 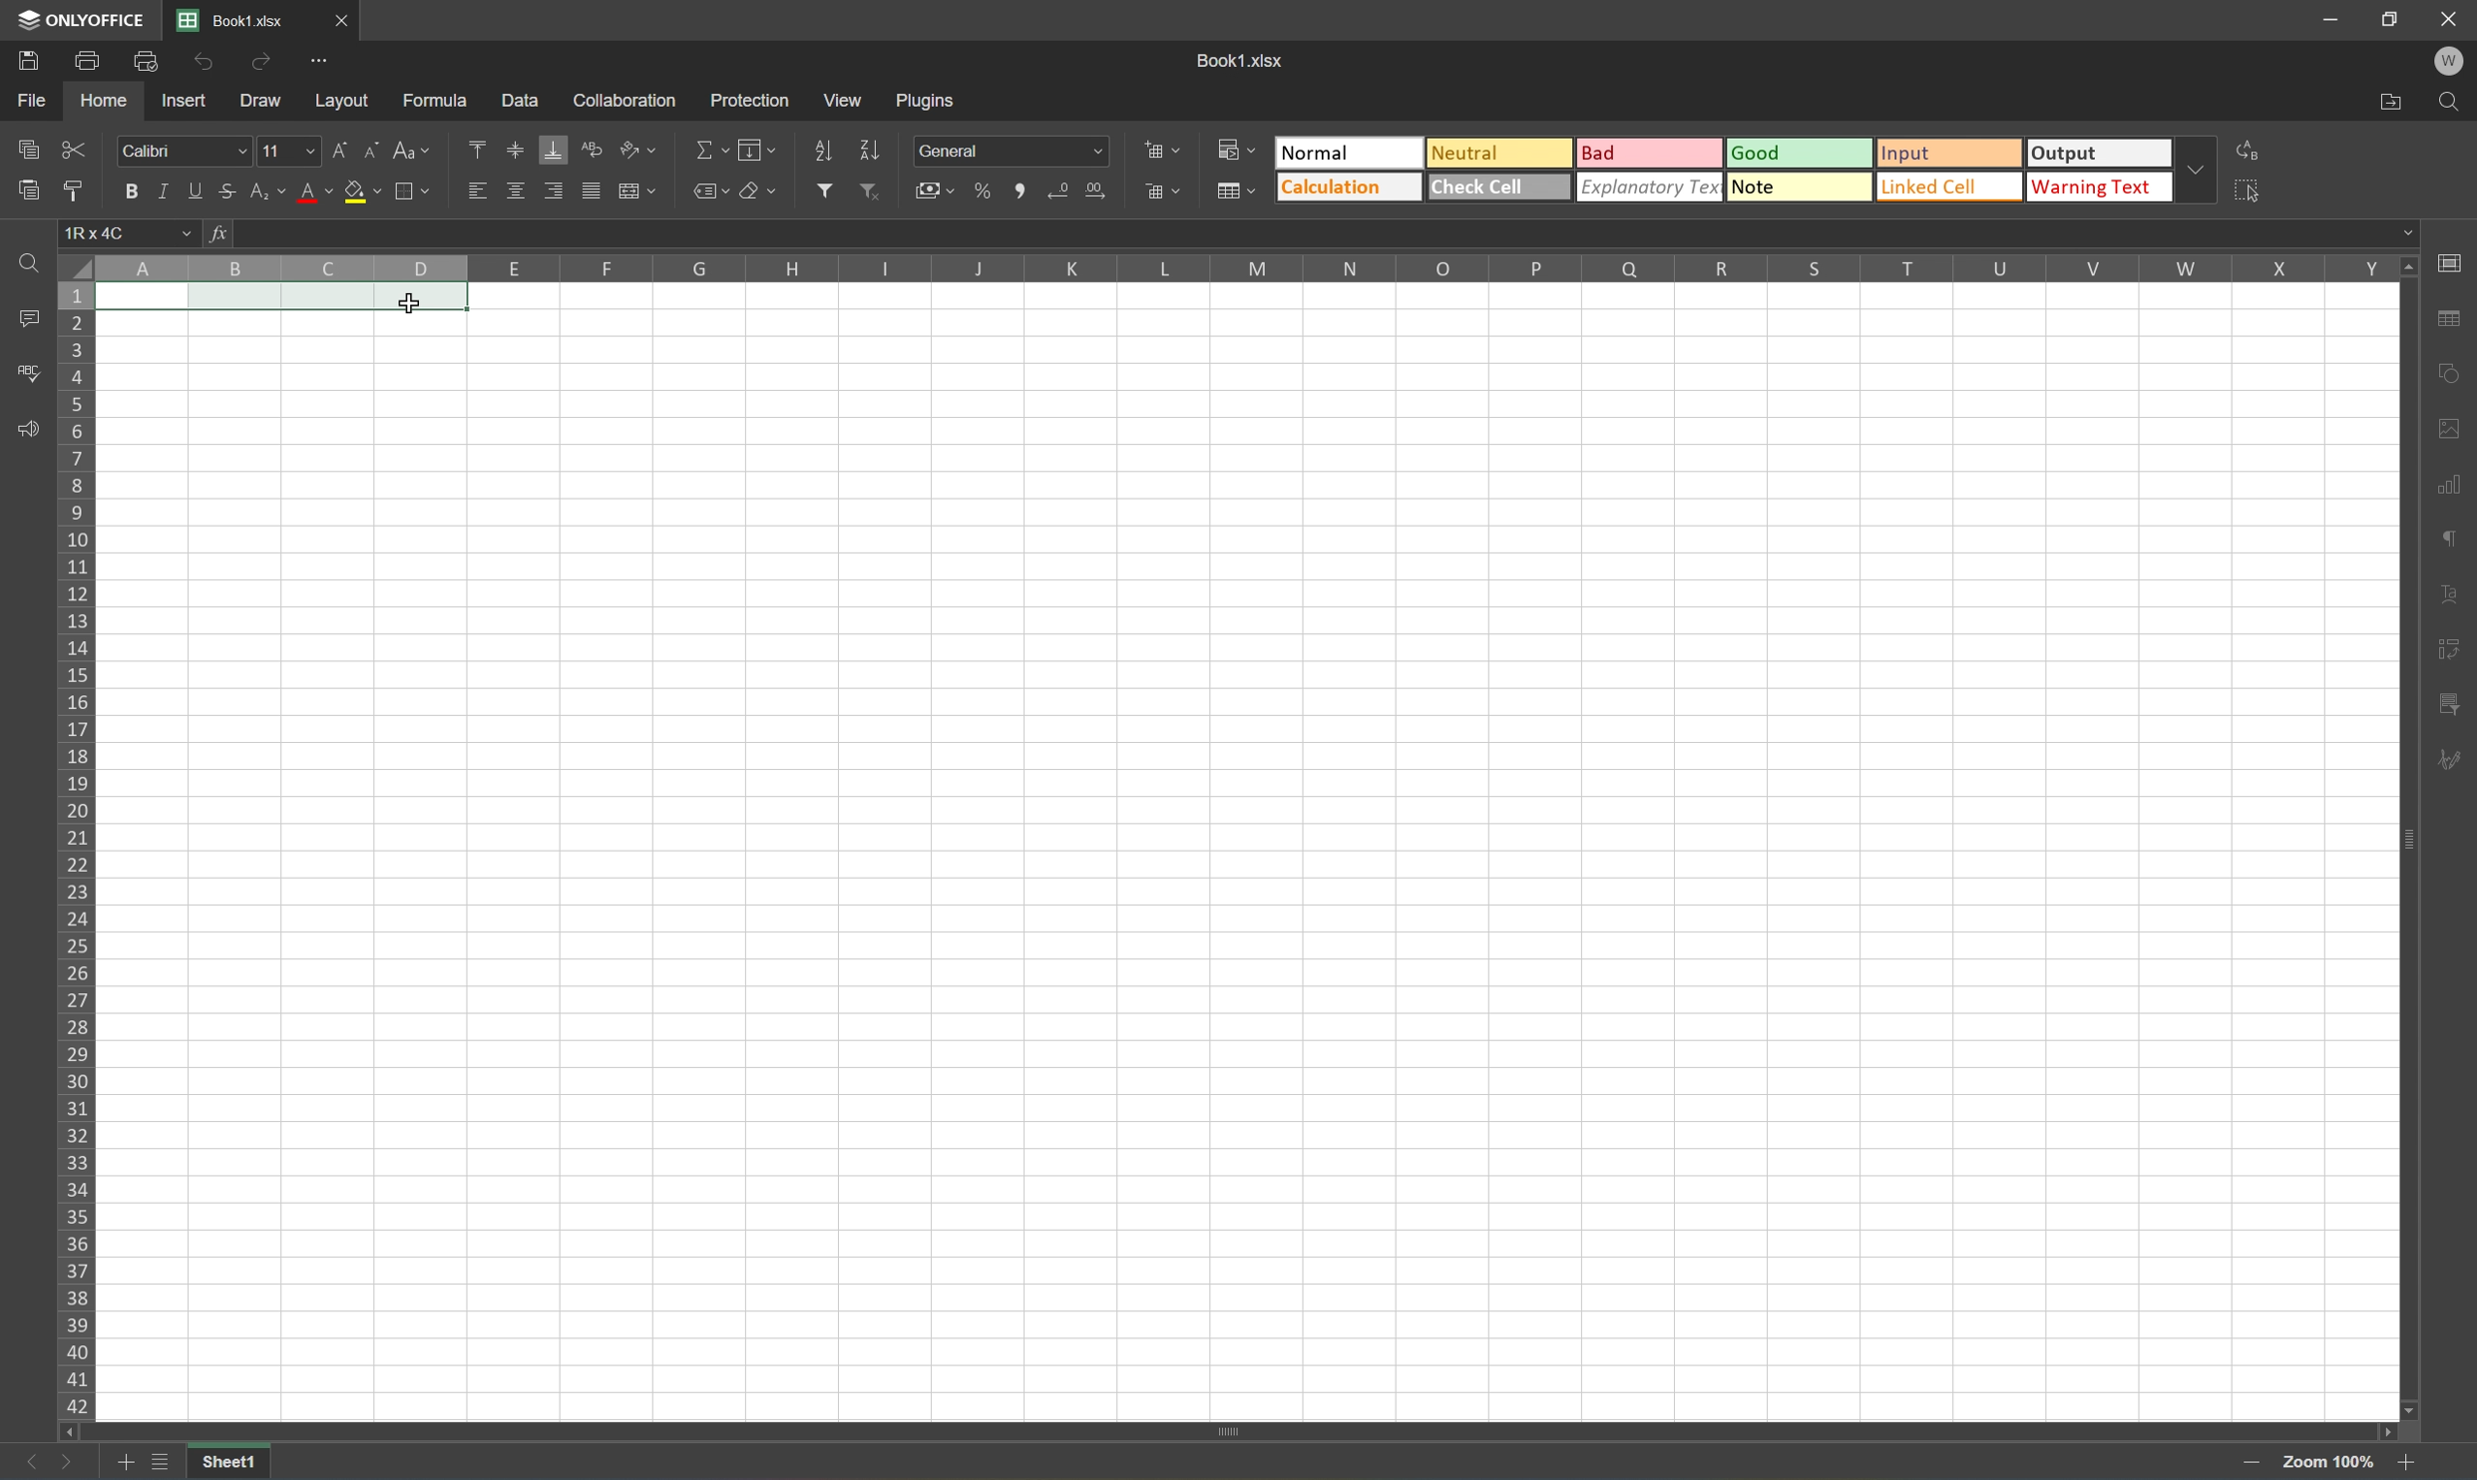 What do you see at coordinates (632, 101) in the screenshot?
I see `Collaboration` at bounding box center [632, 101].